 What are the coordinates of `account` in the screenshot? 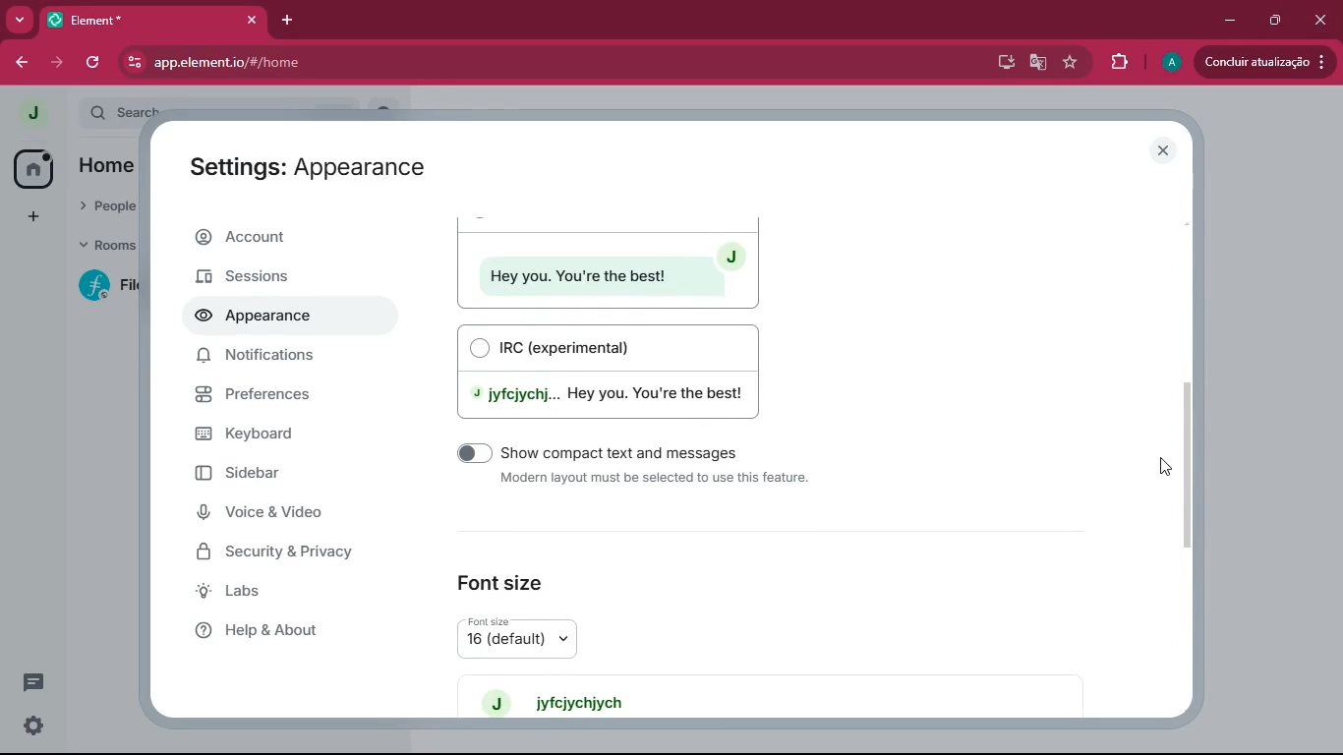 It's located at (289, 240).